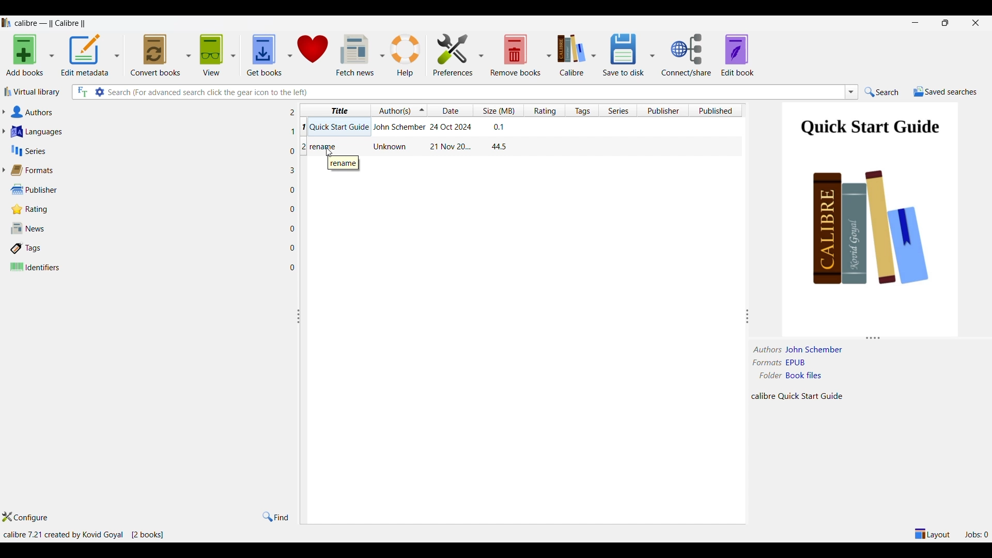 This screenshot has height=558, width=992. What do you see at coordinates (82, 92) in the screenshot?
I see `Search all files` at bounding box center [82, 92].